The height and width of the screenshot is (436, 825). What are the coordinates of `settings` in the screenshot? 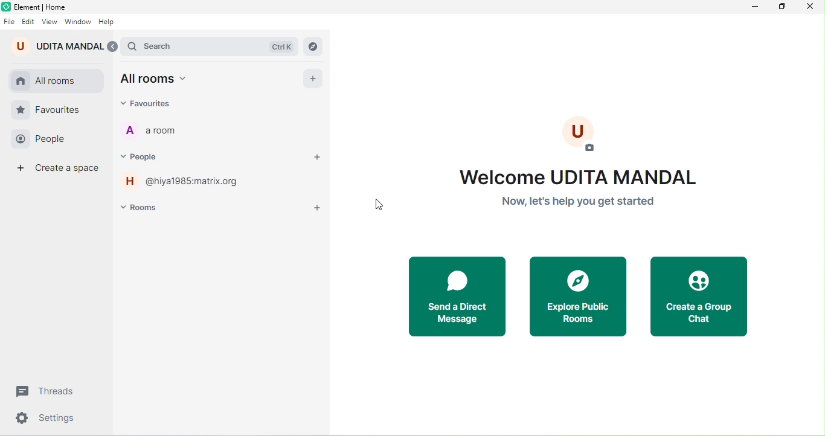 It's located at (49, 420).